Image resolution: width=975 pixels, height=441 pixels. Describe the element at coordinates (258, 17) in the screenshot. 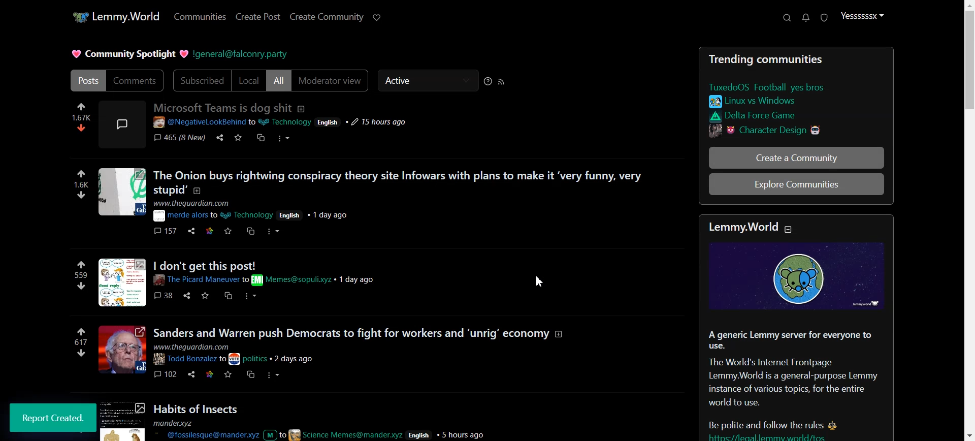

I see `Create Post` at that location.